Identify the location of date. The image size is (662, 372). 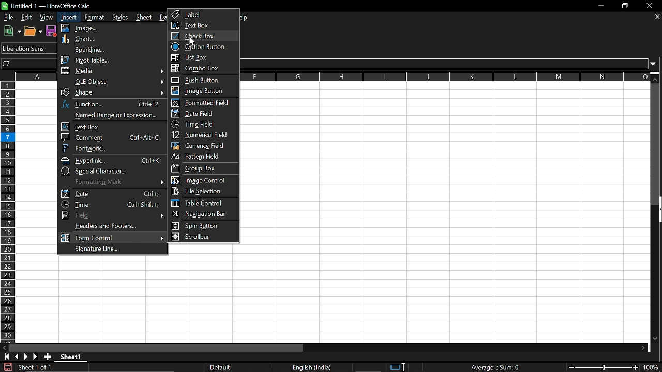
(111, 194).